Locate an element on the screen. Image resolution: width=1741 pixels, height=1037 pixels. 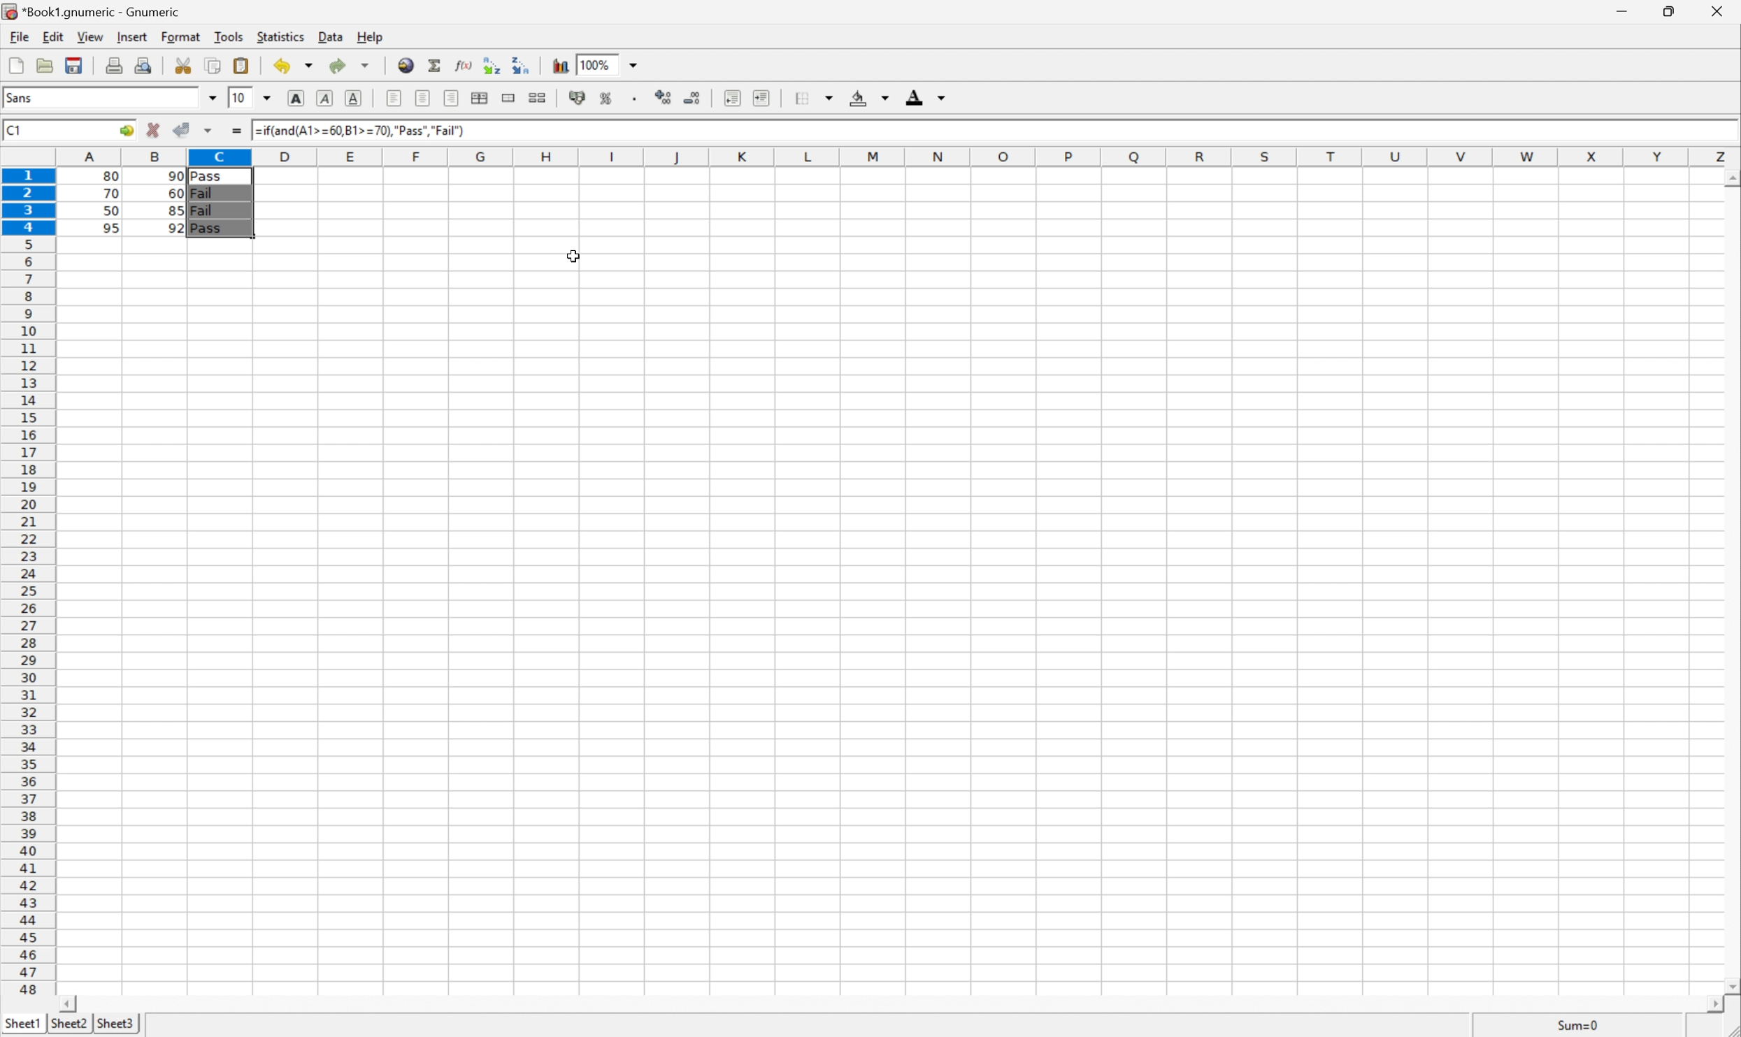
Copy the selection is located at coordinates (215, 64).